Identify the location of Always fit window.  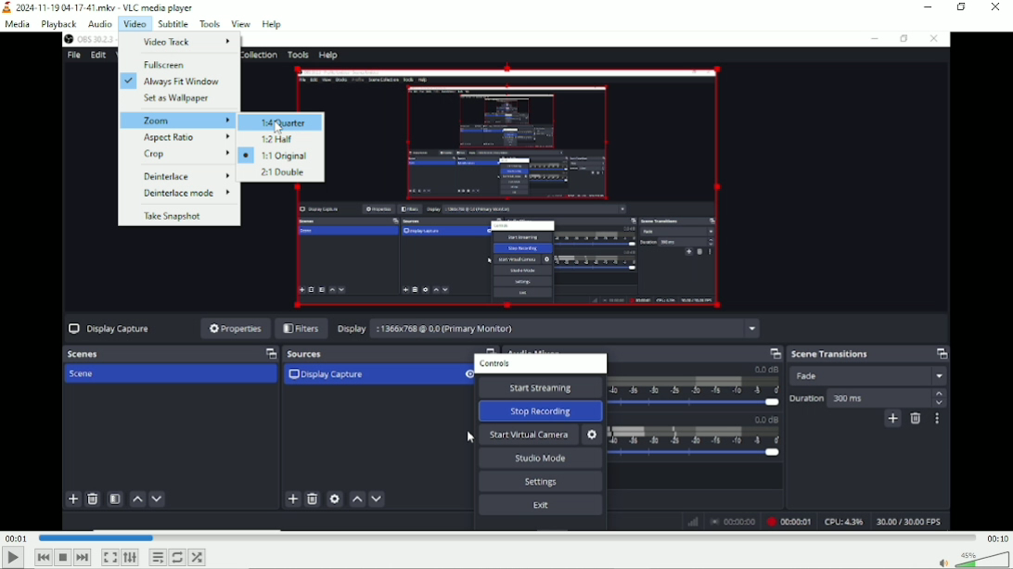
(178, 82).